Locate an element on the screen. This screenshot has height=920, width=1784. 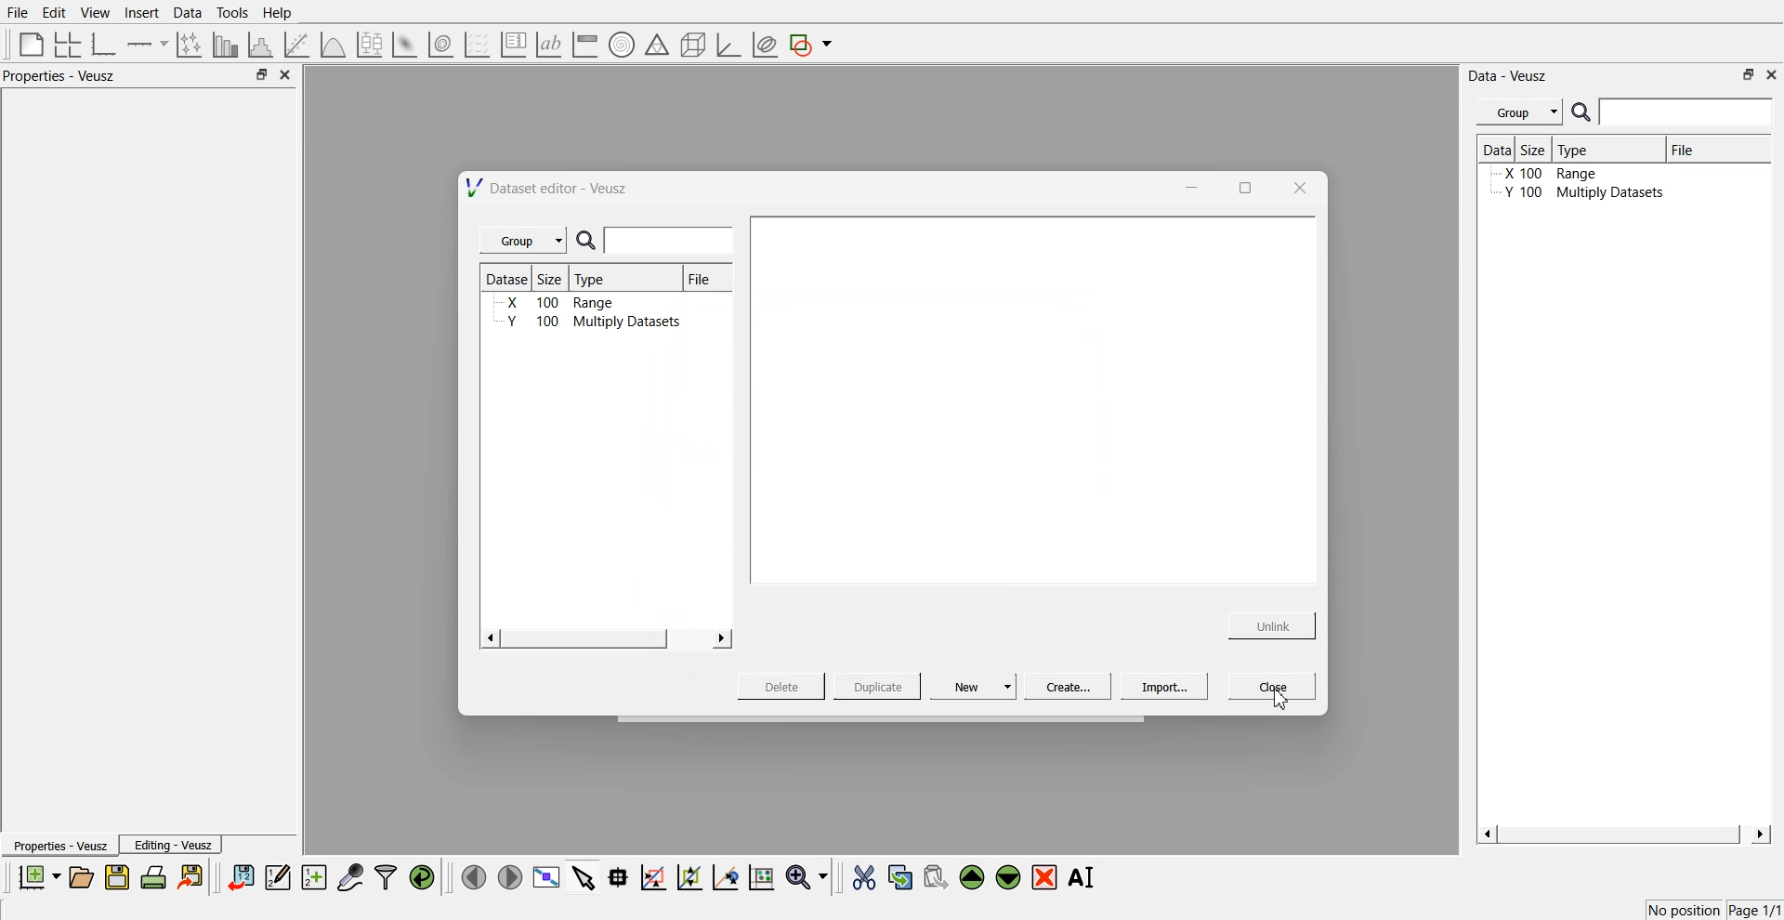
new documents is located at coordinates (37, 876).